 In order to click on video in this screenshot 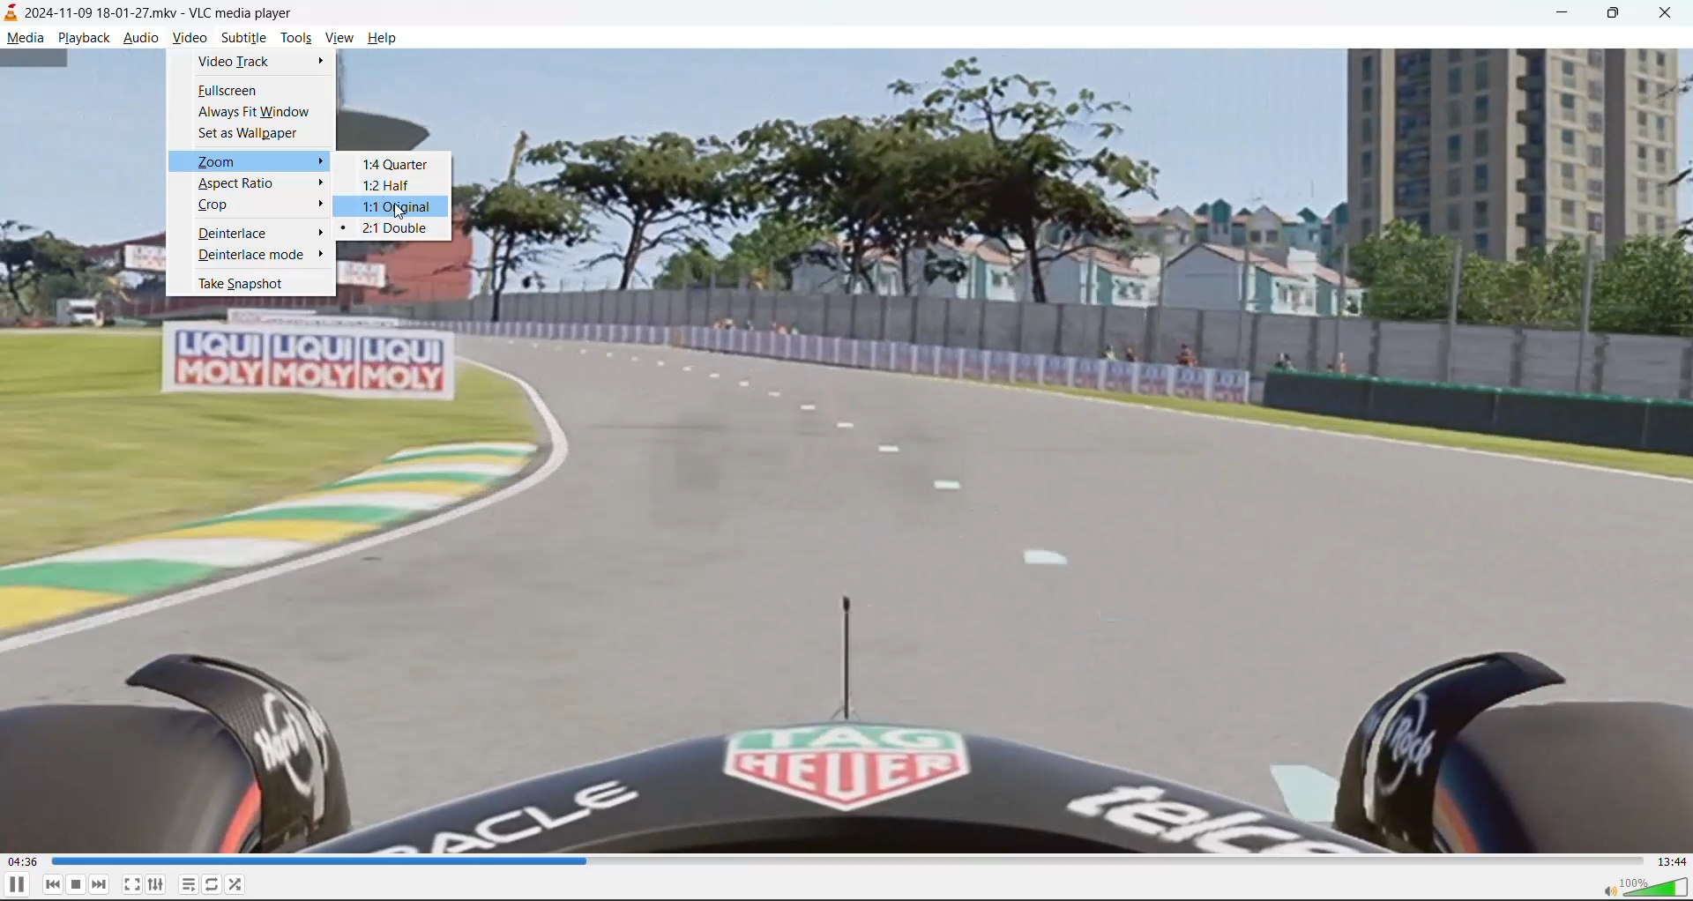, I will do `click(188, 39)`.